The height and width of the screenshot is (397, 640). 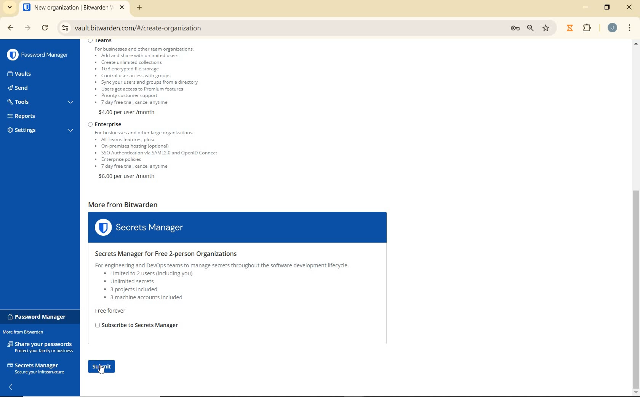 I want to click on reload, so click(x=46, y=29).